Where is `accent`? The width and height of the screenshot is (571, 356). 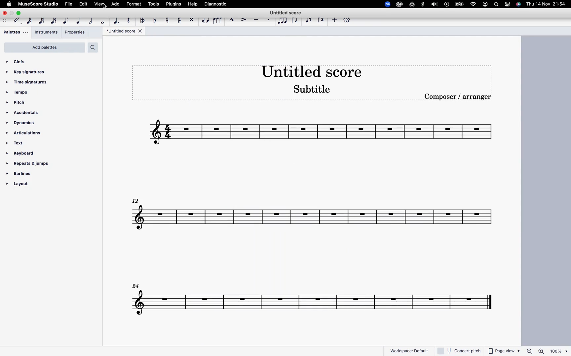 accent is located at coordinates (243, 20).